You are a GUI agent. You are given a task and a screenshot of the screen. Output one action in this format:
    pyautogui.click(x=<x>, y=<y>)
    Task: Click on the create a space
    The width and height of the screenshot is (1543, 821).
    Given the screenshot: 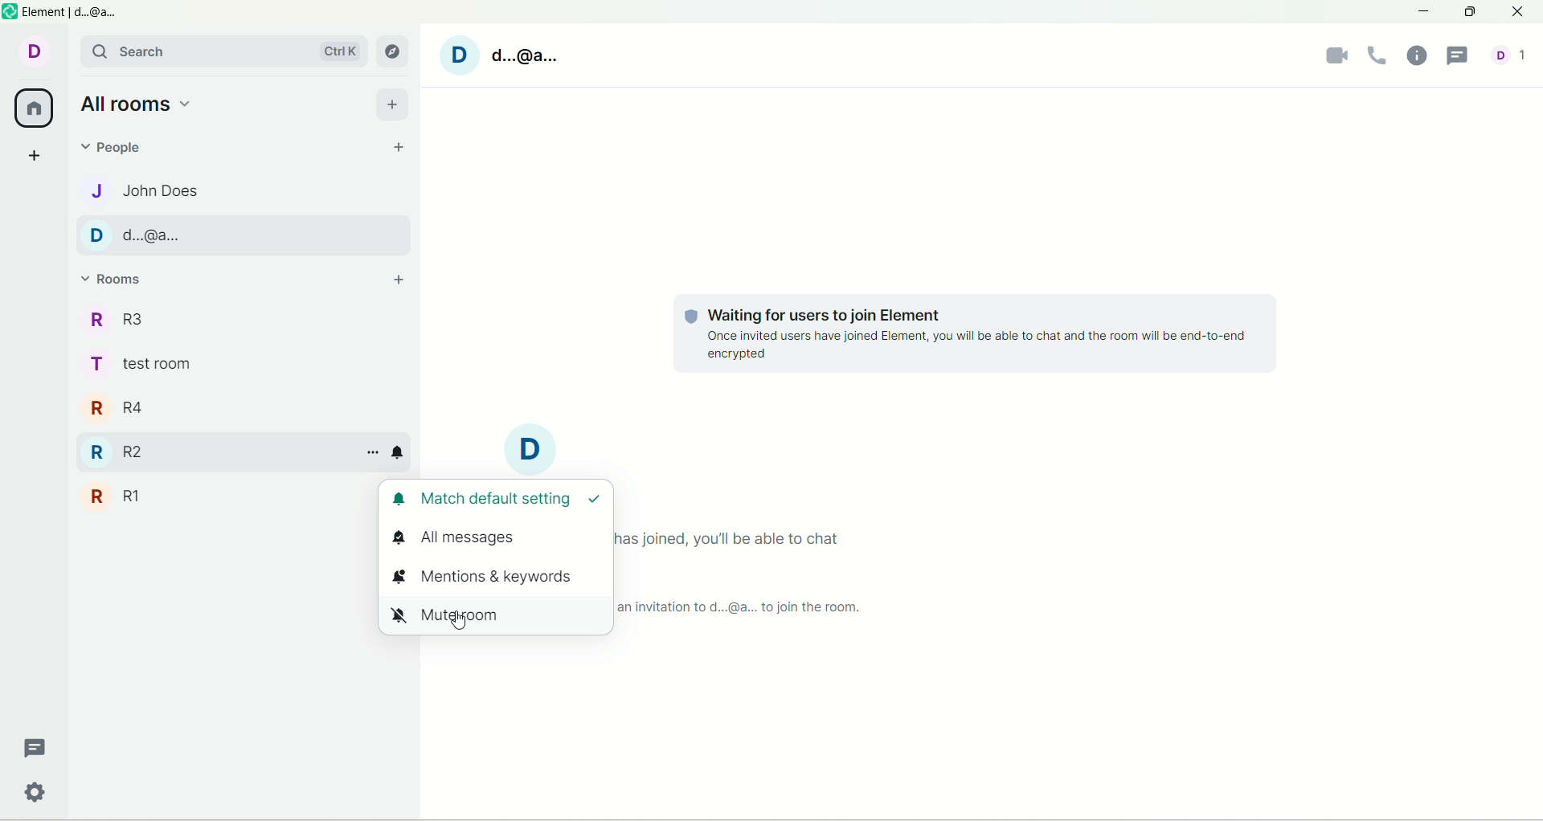 What is the action you would take?
    pyautogui.click(x=35, y=155)
    